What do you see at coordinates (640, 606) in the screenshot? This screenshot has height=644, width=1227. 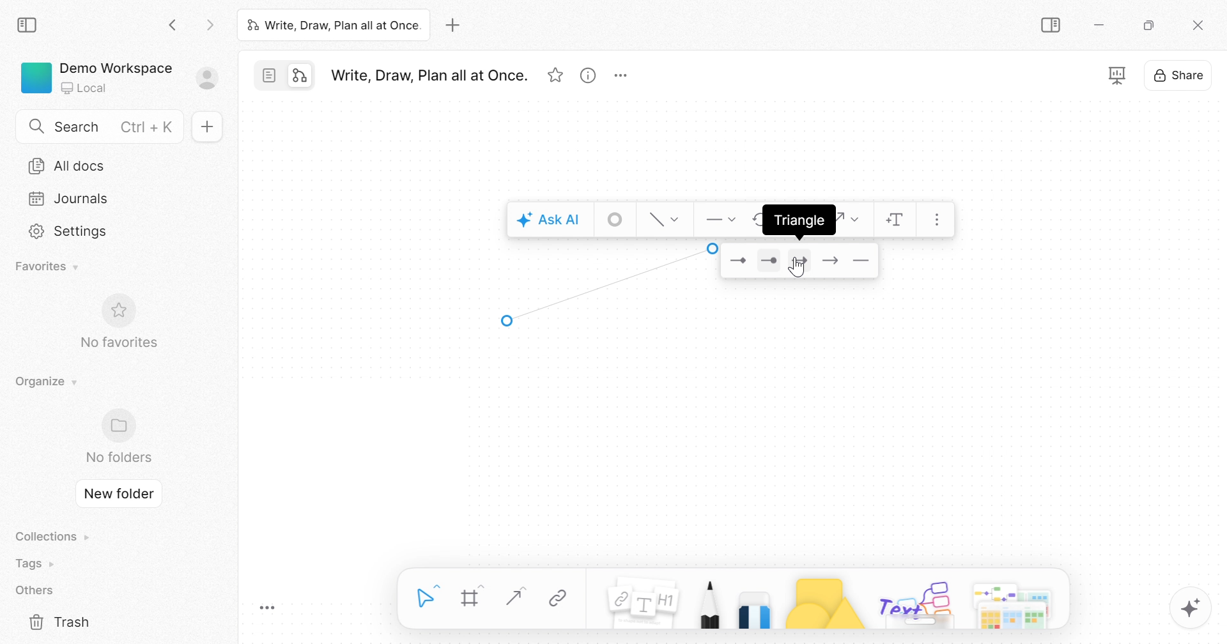 I see `Note` at bounding box center [640, 606].